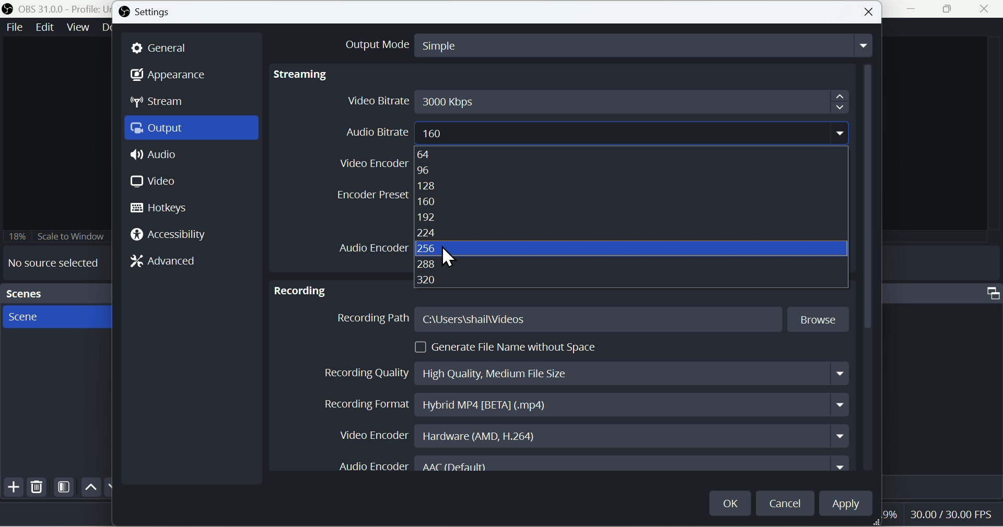 This screenshot has height=527, width=1003. Describe the element at coordinates (583, 370) in the screenshot. I see `Recording Quality` at that location.